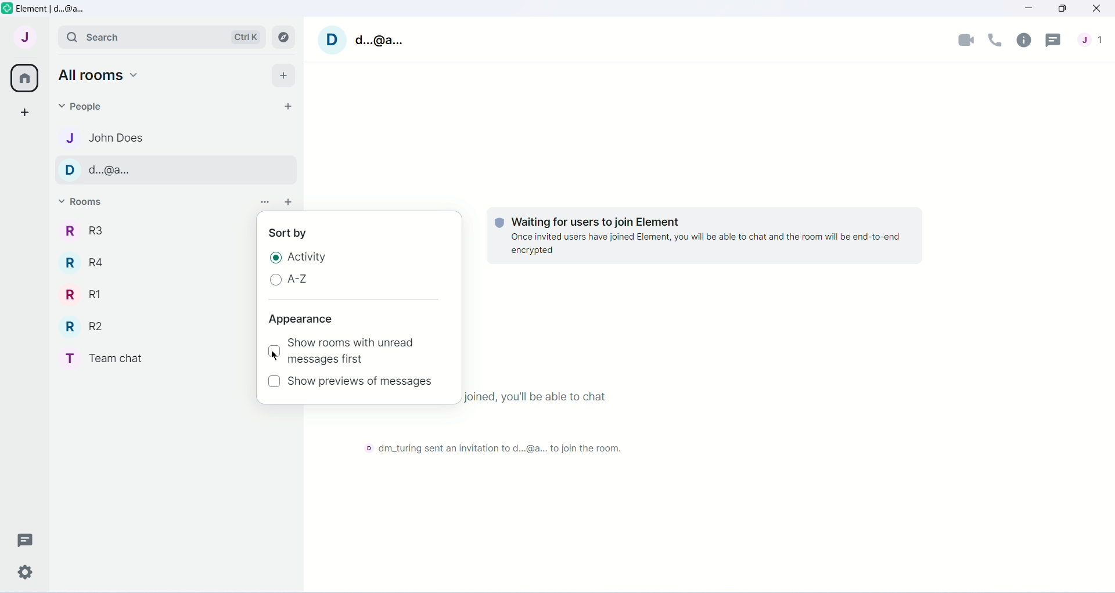  I want to click on User menu, so click(24, 37).